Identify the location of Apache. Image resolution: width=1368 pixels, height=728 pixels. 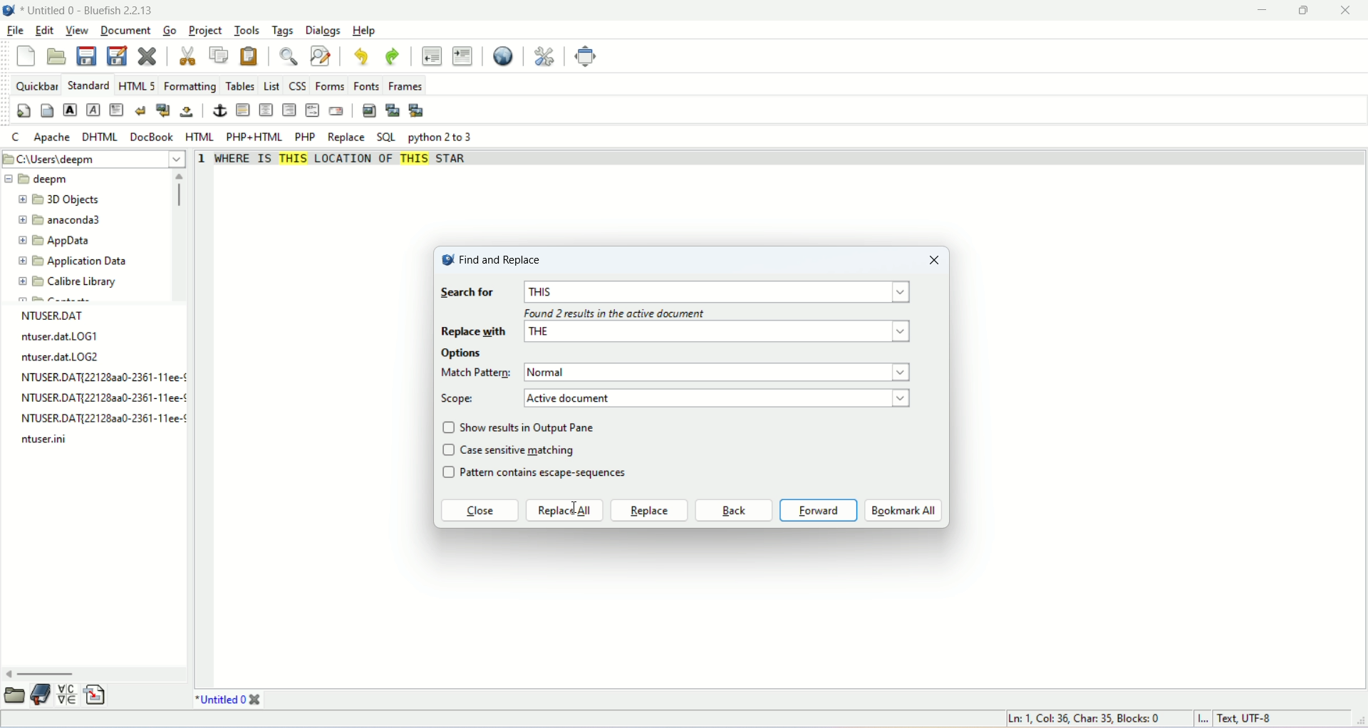
(50, 137).